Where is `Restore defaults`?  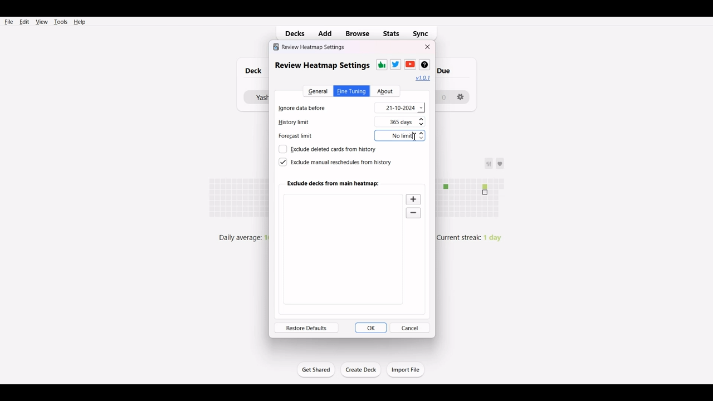 Restore defaults is located at coordinates (306, 327).